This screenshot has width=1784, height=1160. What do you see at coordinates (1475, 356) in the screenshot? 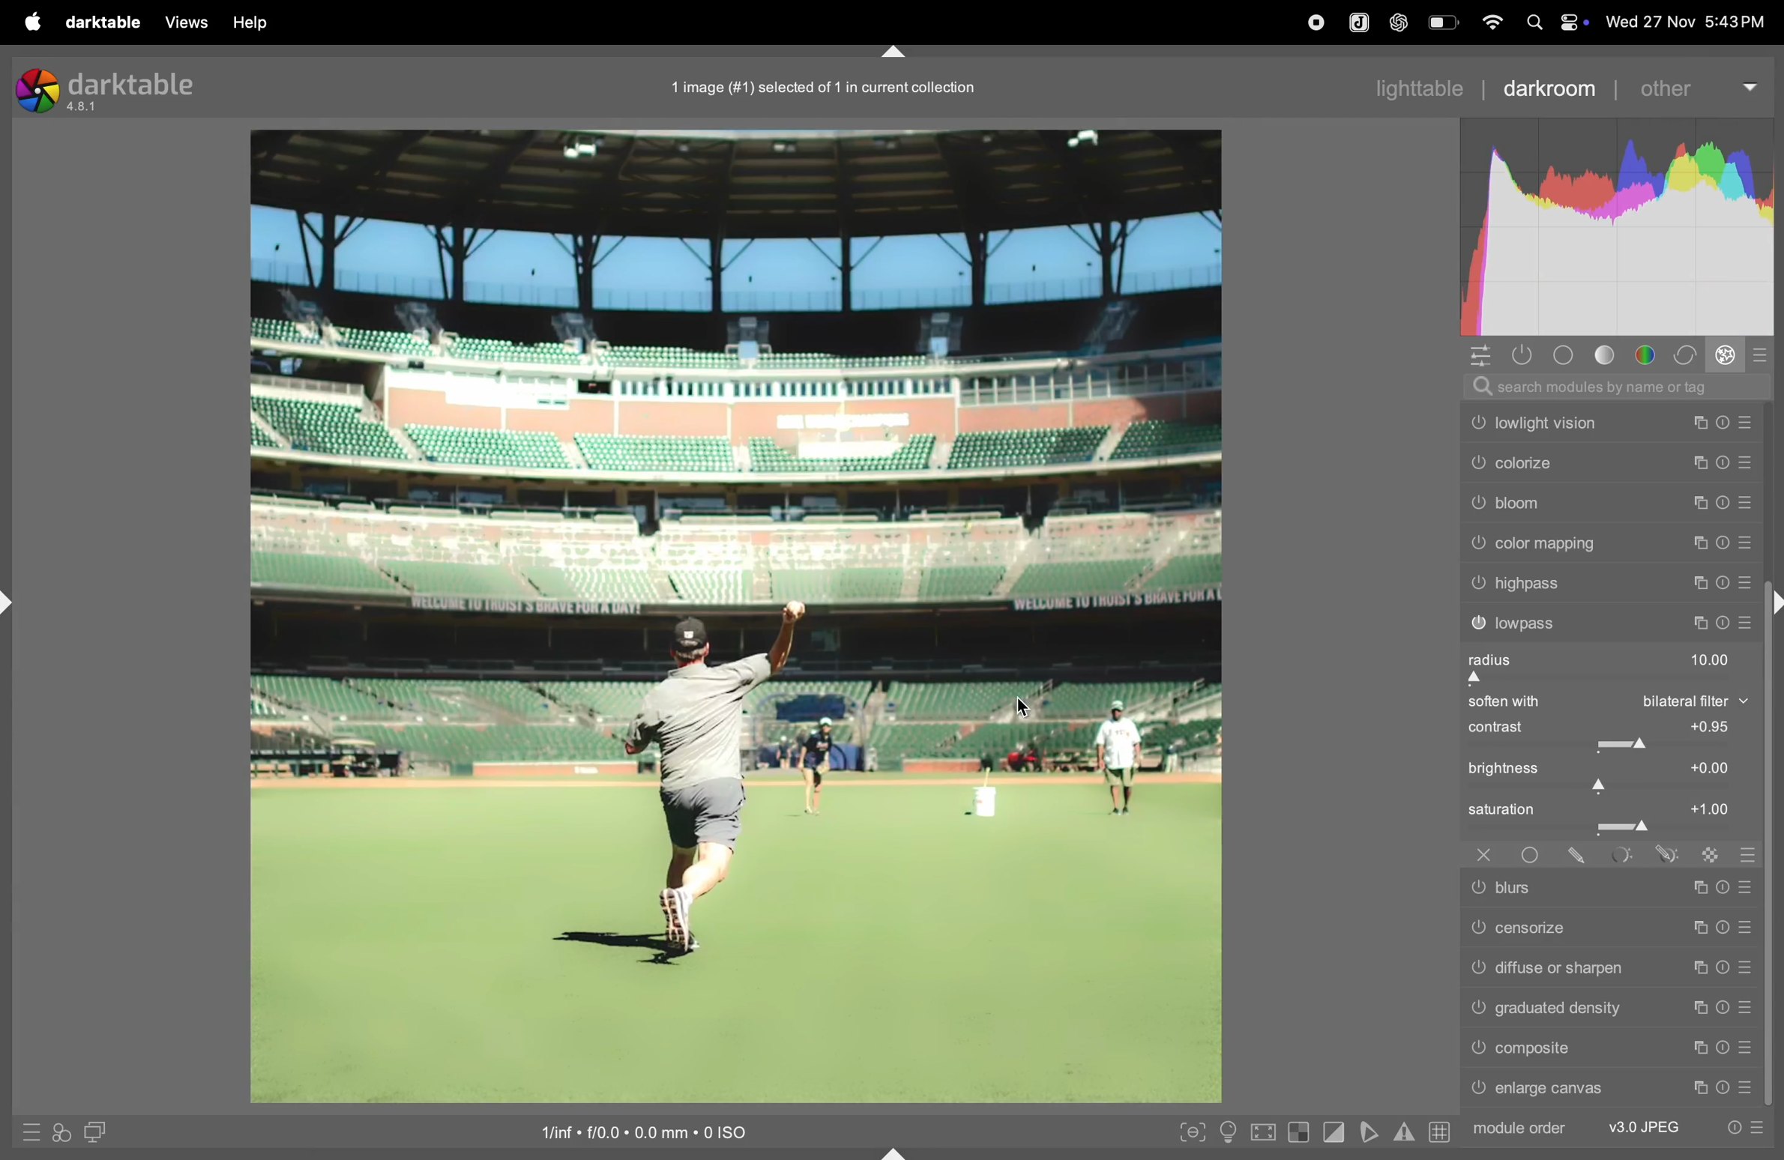
I see `quick acess panel` at bounding box center [1475, 356].